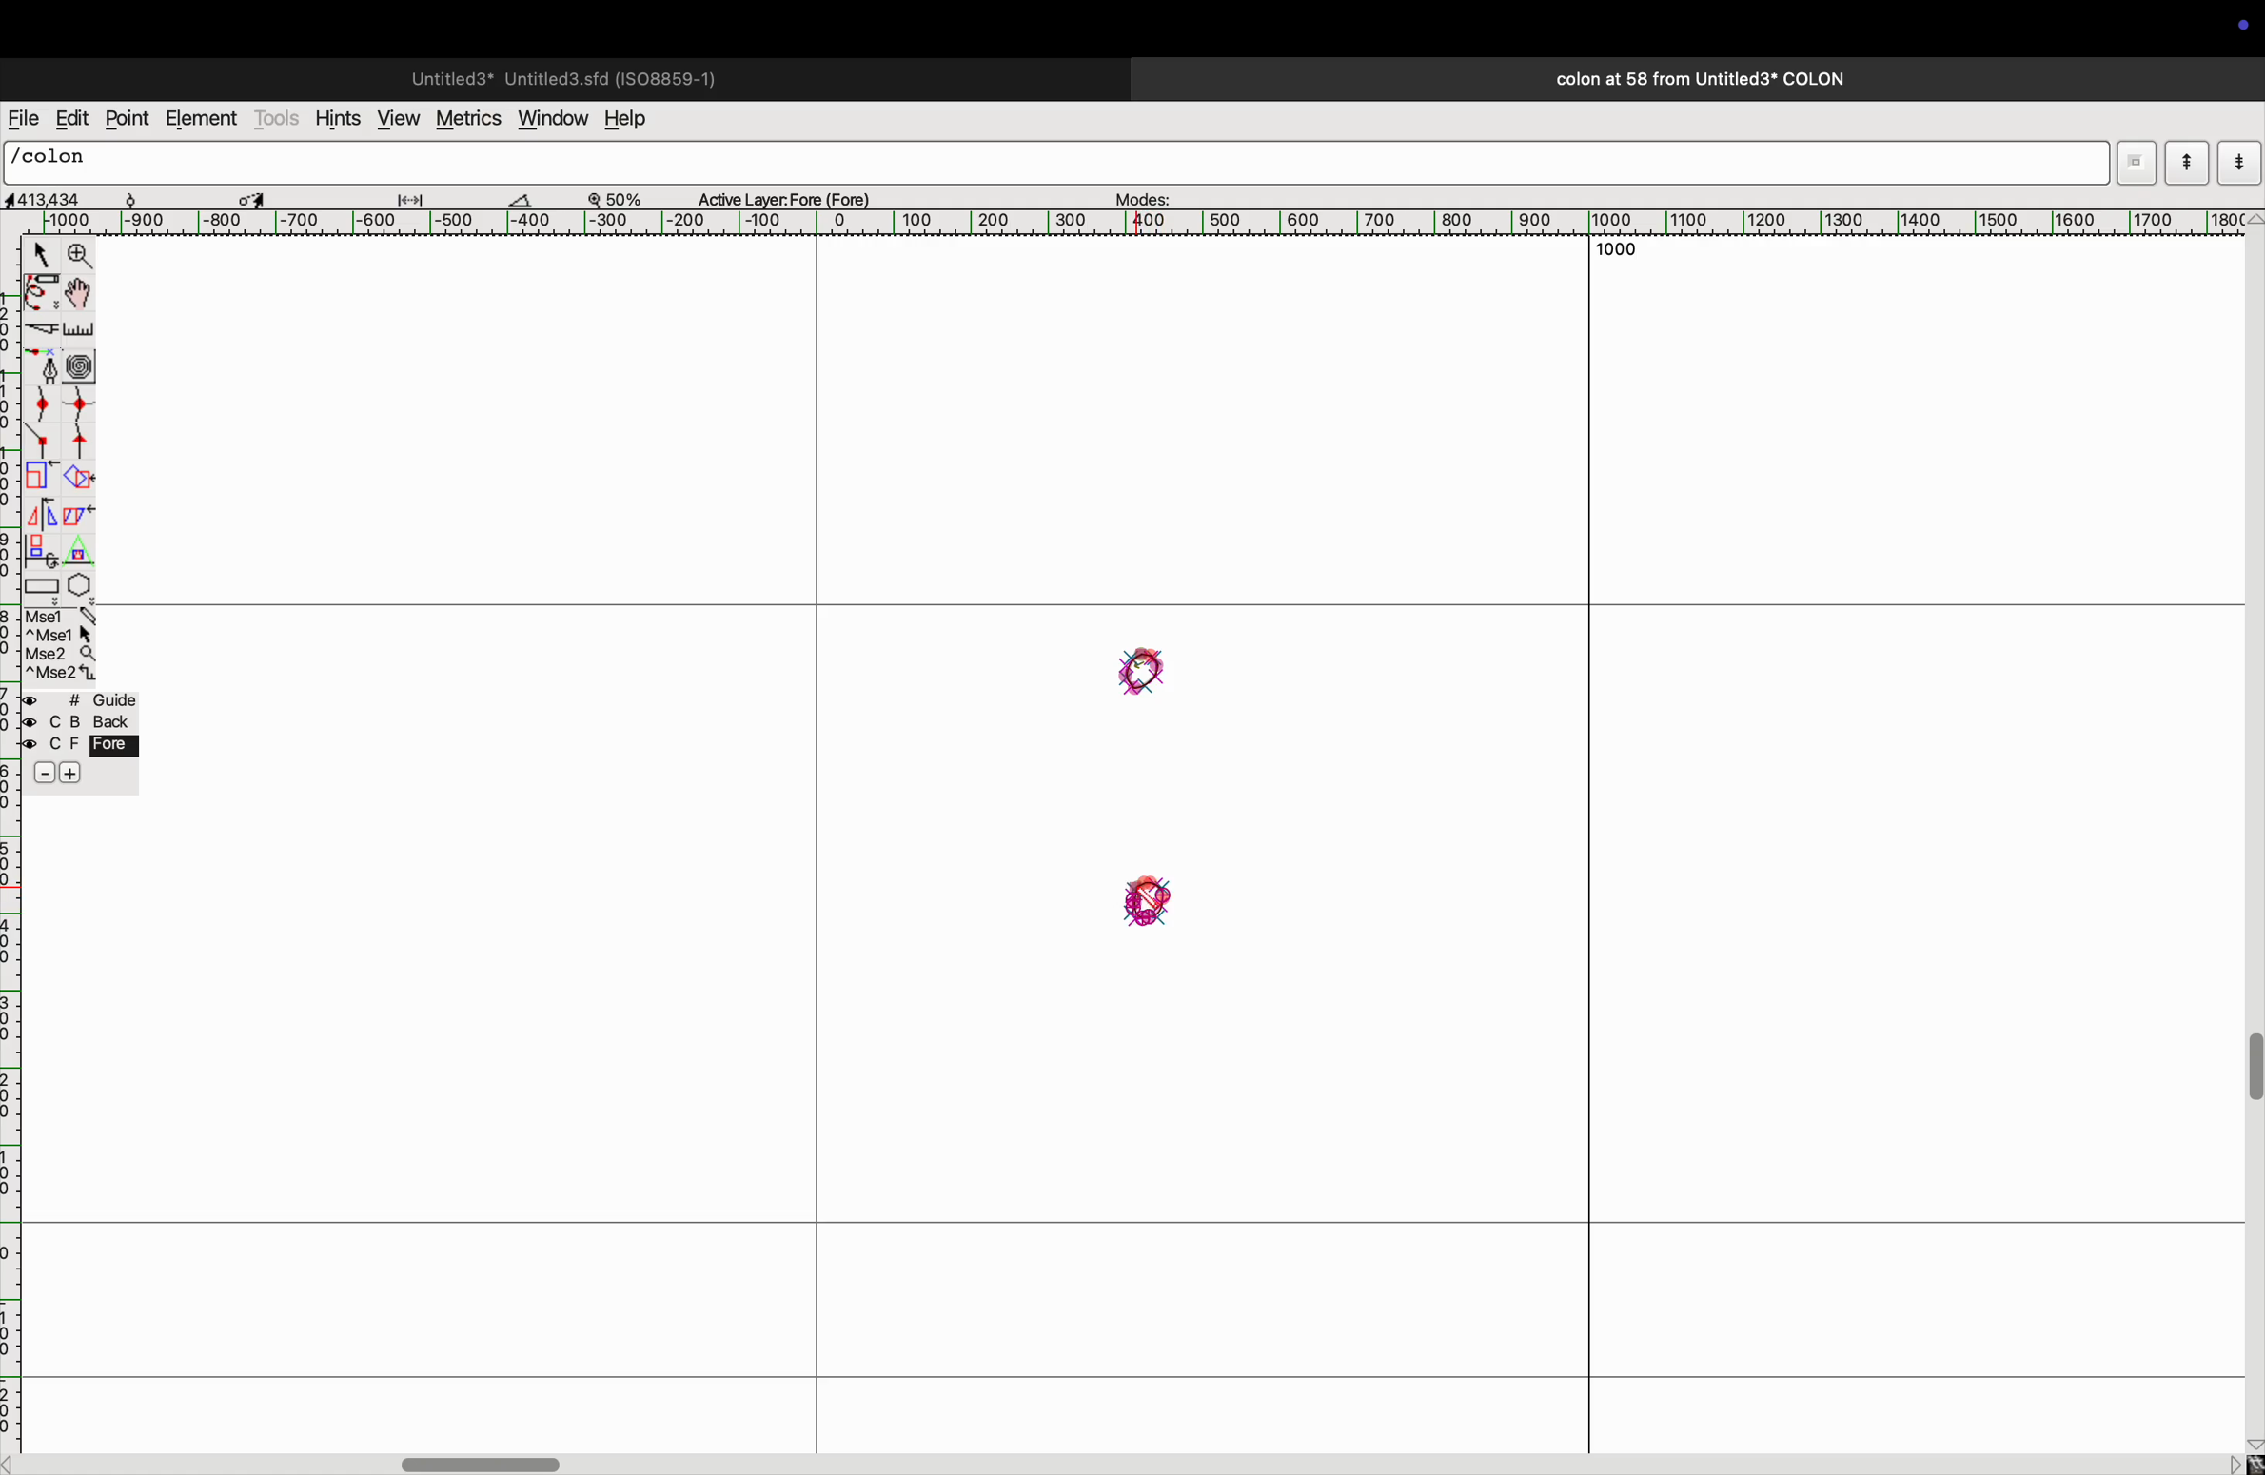  I want to click on horizontal scale, so click(1157, 223).